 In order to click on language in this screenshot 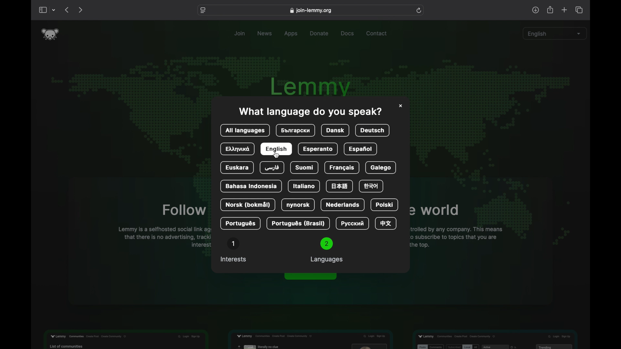, I will do `click(340, 186)`.